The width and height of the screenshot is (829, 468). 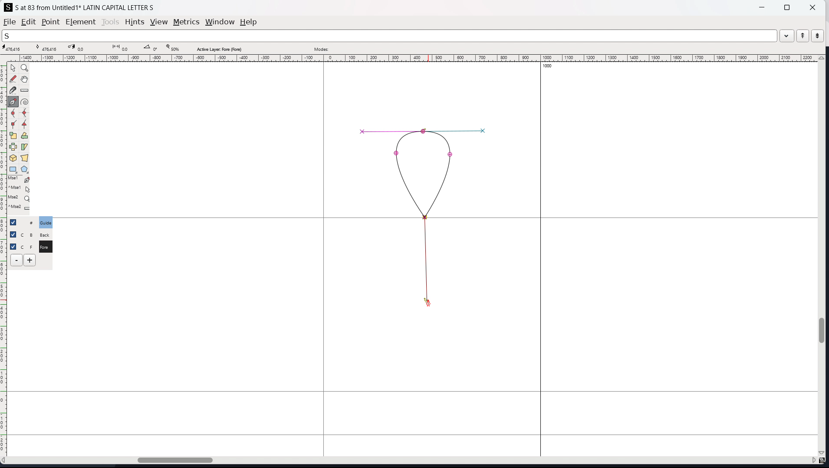 I want to click on scale the selection, so click(x=13, y=136).